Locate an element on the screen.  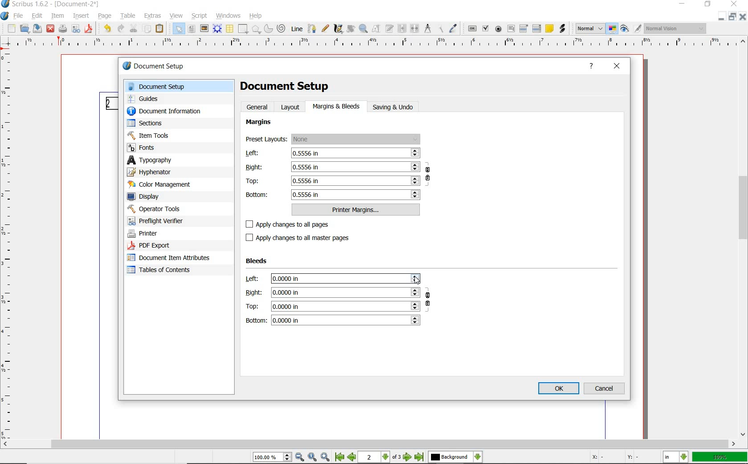
ensure all the margins have the same value is located at coordinates (428, 176).